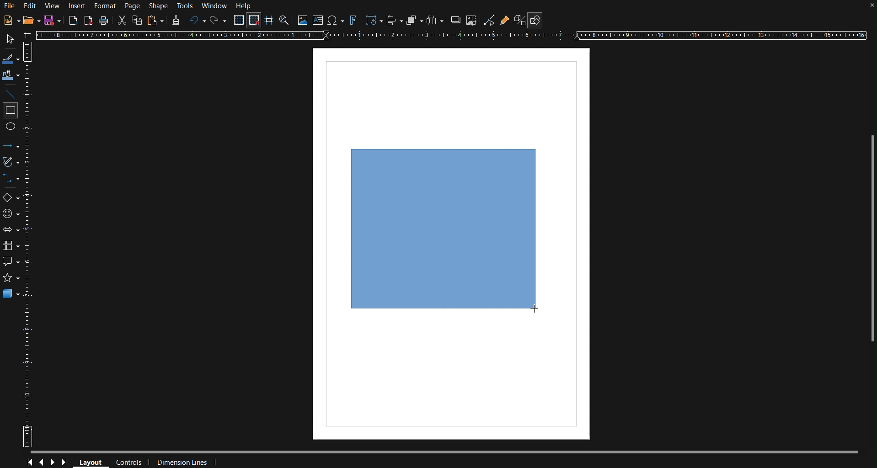  Describe the element at coordinates (535, 20) in the screenshot. I see `Show Draw Functions` at that location.